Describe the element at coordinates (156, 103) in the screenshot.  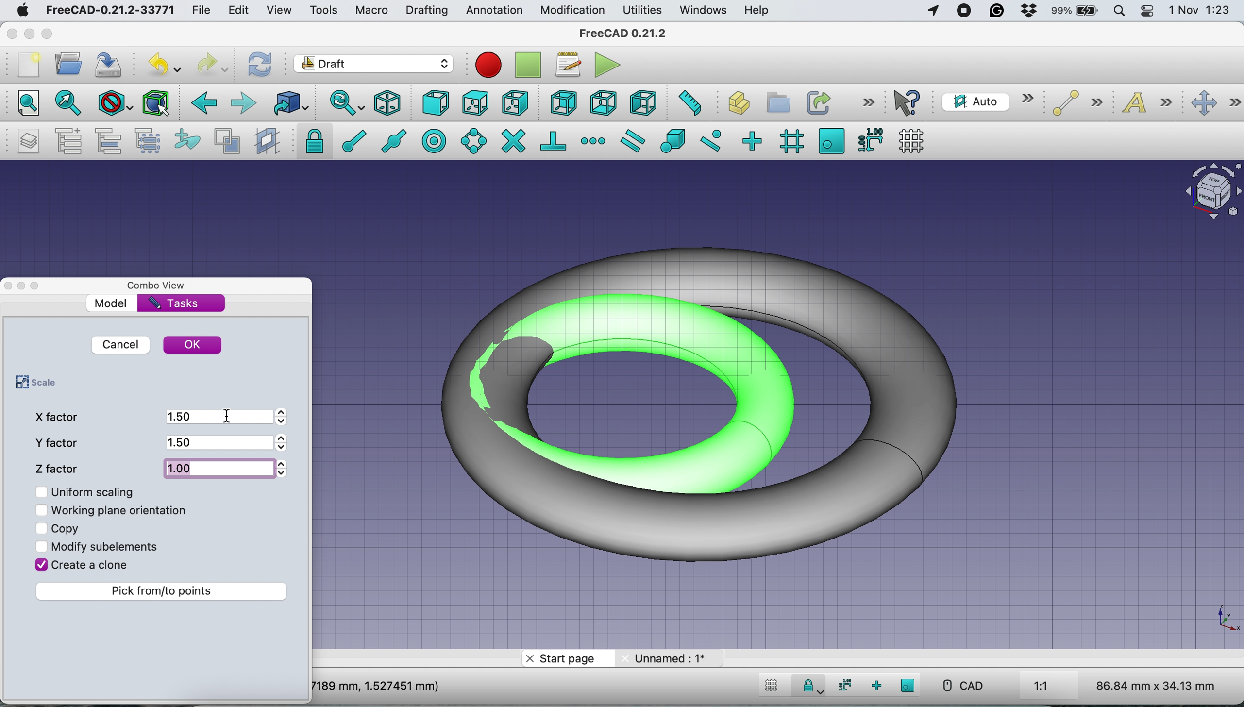
I see `bounding box` at that location.